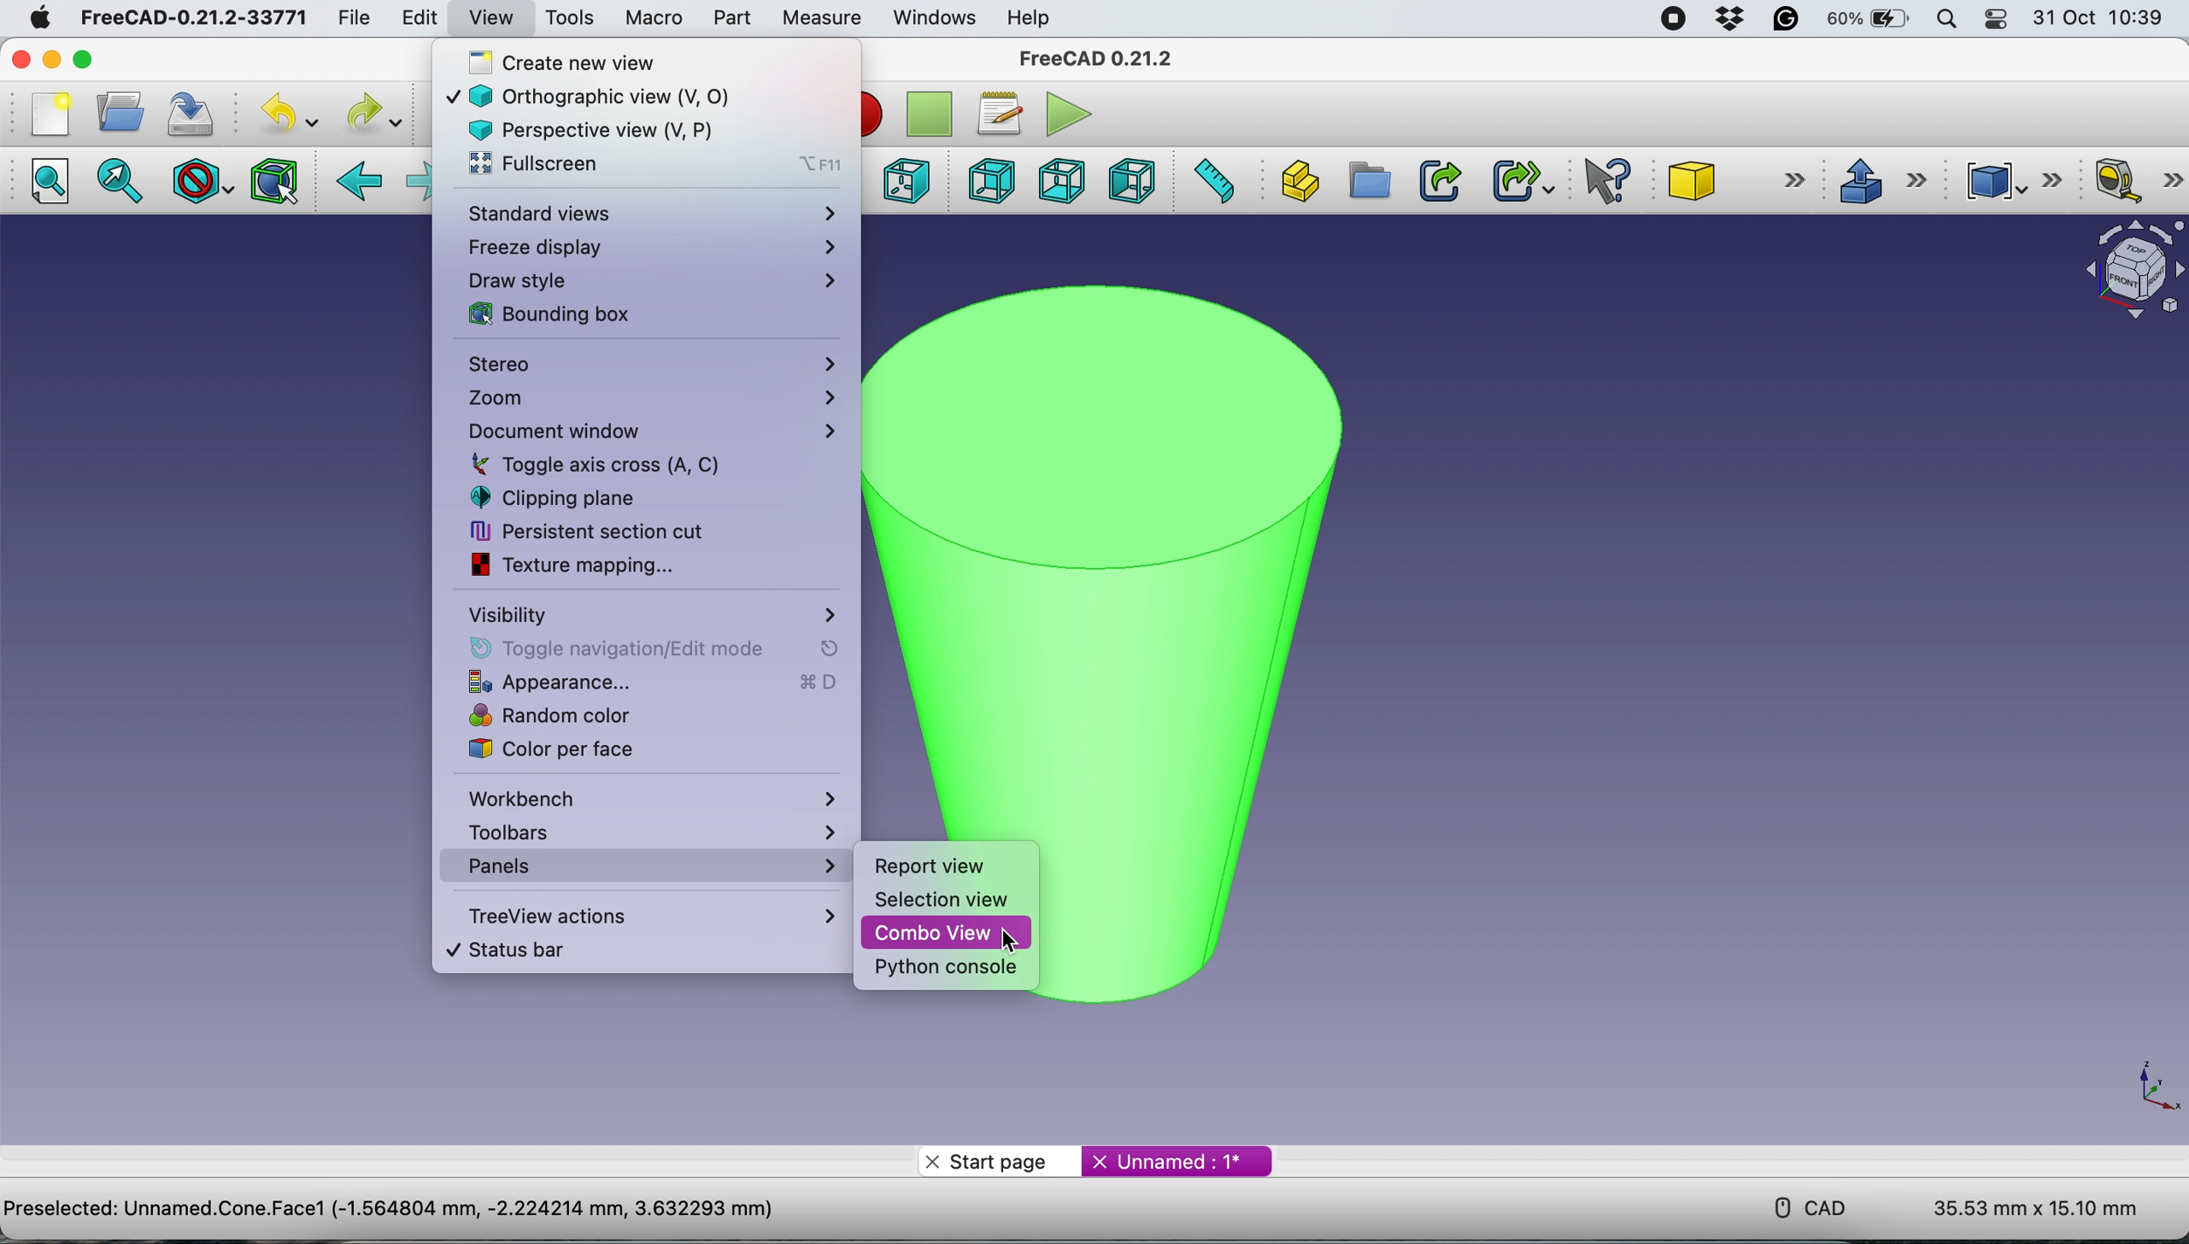  Describe the element at coordinates (652, 367) in the screenshot. I see `stereo` at that location.